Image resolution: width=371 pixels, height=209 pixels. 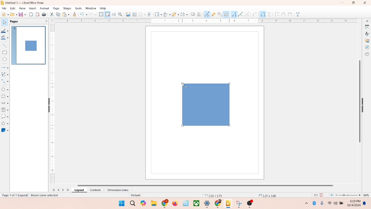 What do you see at coordinates (218, 15) in the screenshot?
I see `toggle extrusion` at bounding box center [218, 15].